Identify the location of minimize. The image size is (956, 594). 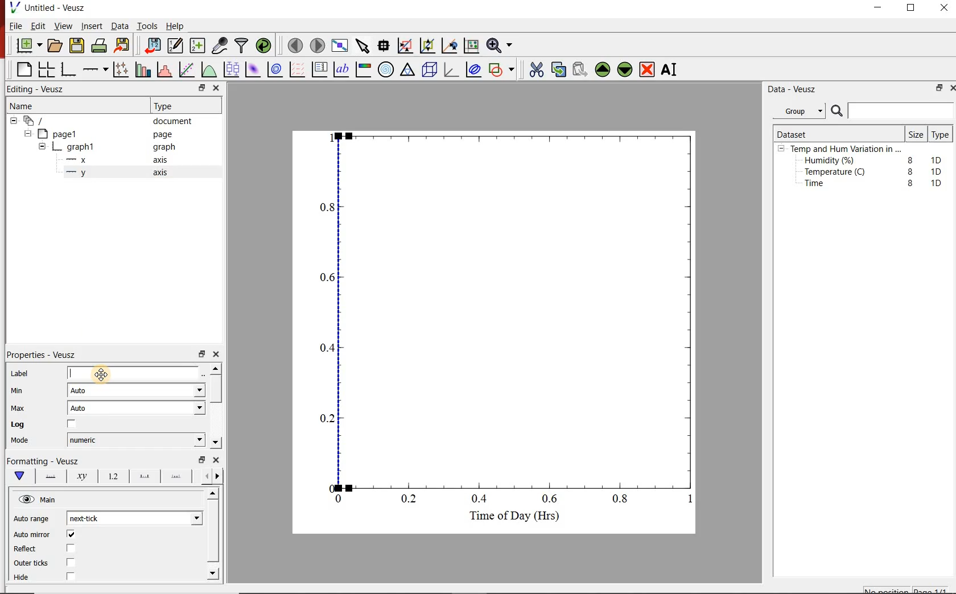
(882, 8).